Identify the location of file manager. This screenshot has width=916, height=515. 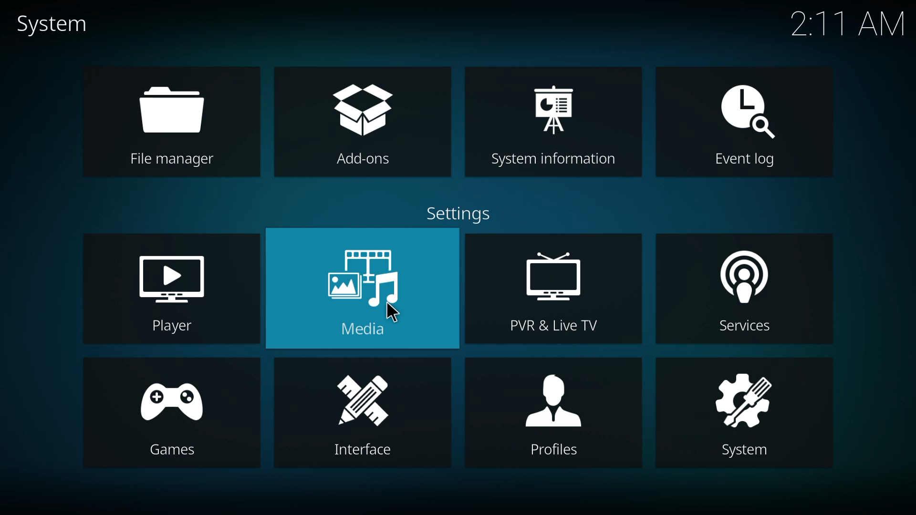
(171, 124).